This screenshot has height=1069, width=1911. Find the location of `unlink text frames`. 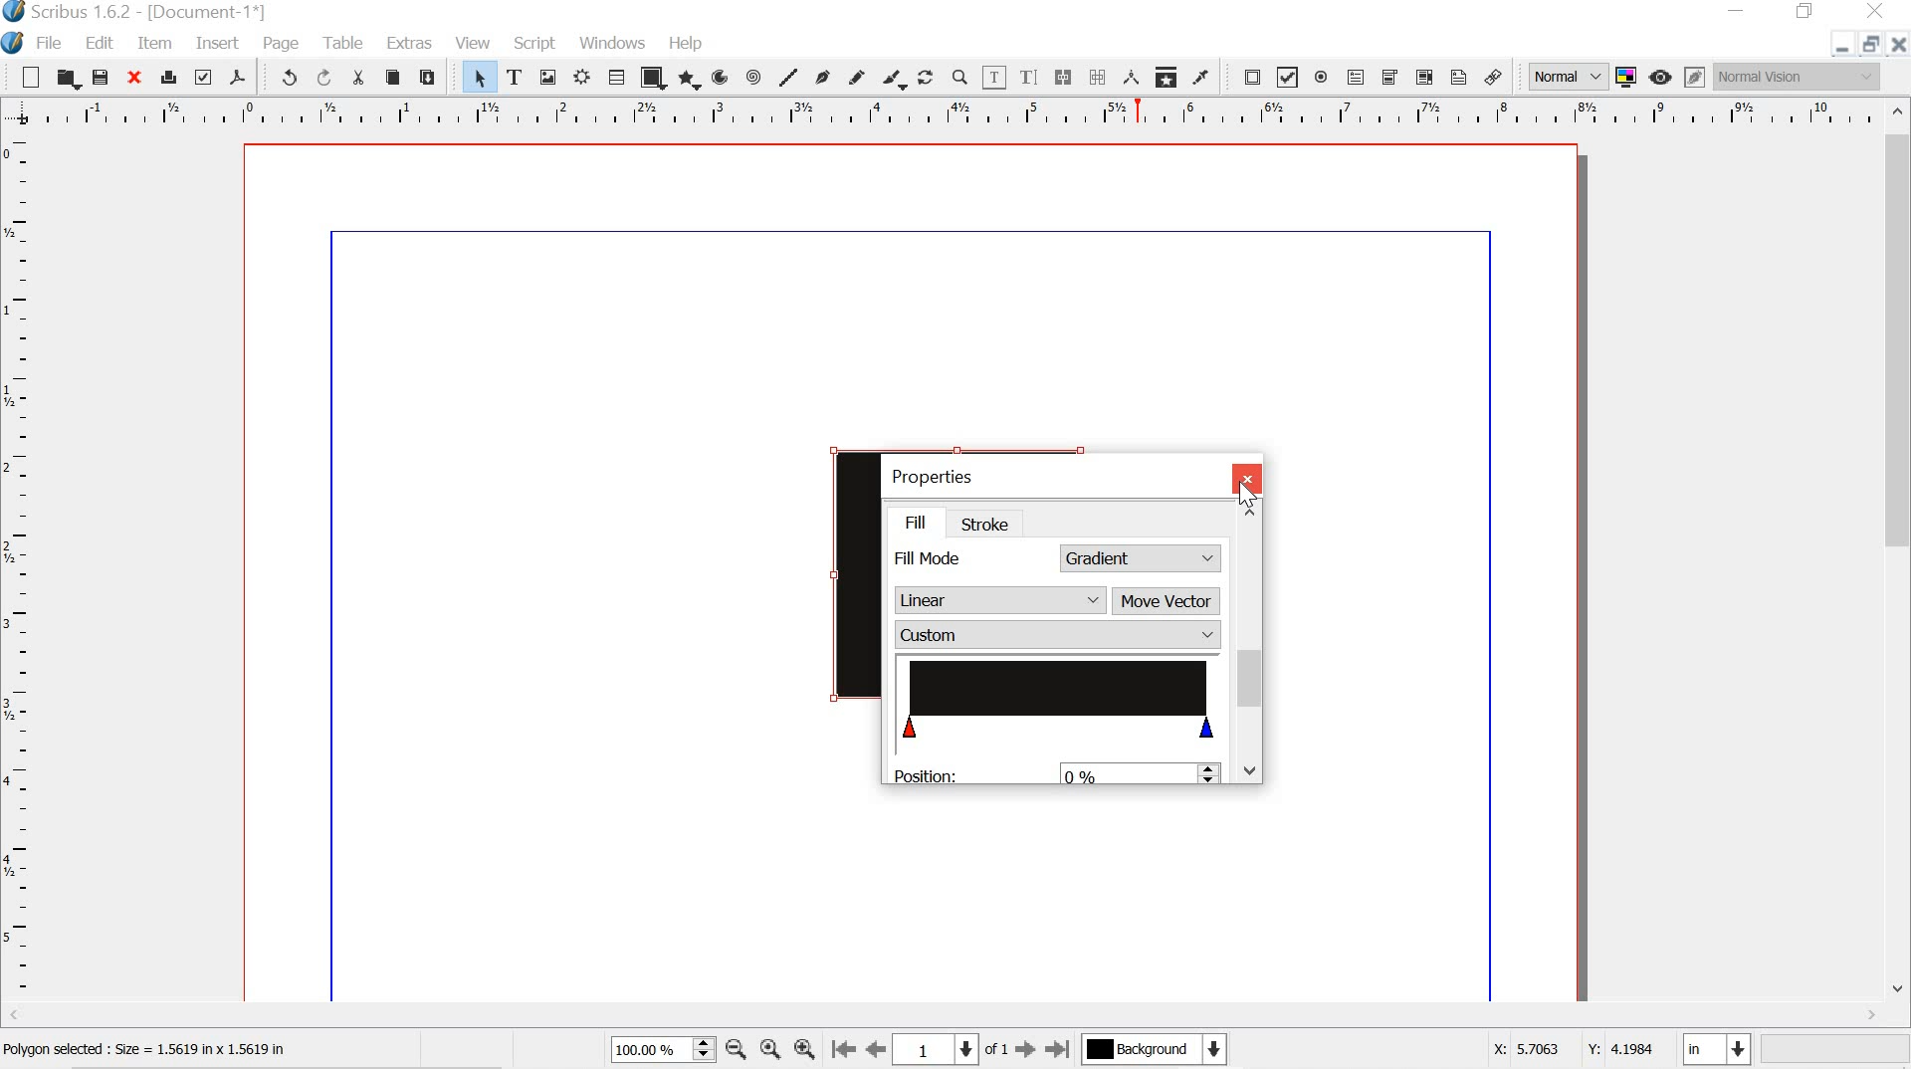

unlink text frames is located at coordinates (1098, 75).